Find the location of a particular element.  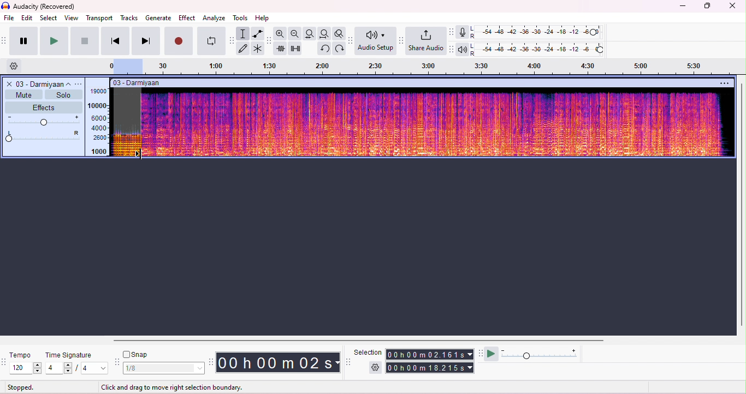

select is located at coordinates (50, 19).